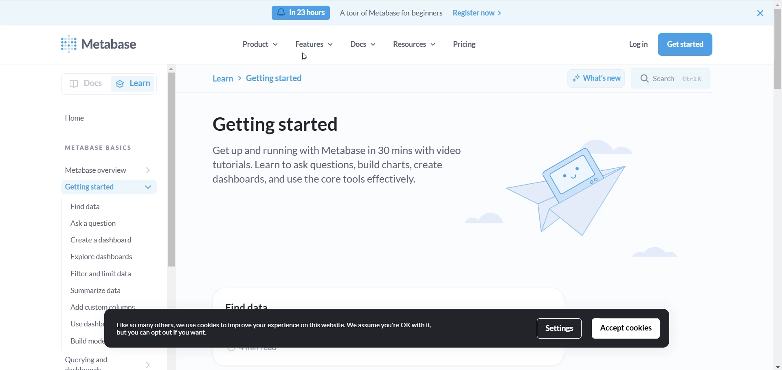 The height and width of the screenshot is (370, 782). What do you see at coordinates (560, 328) in the screenshot?
I see `settings` at bounding box center [560, 328].